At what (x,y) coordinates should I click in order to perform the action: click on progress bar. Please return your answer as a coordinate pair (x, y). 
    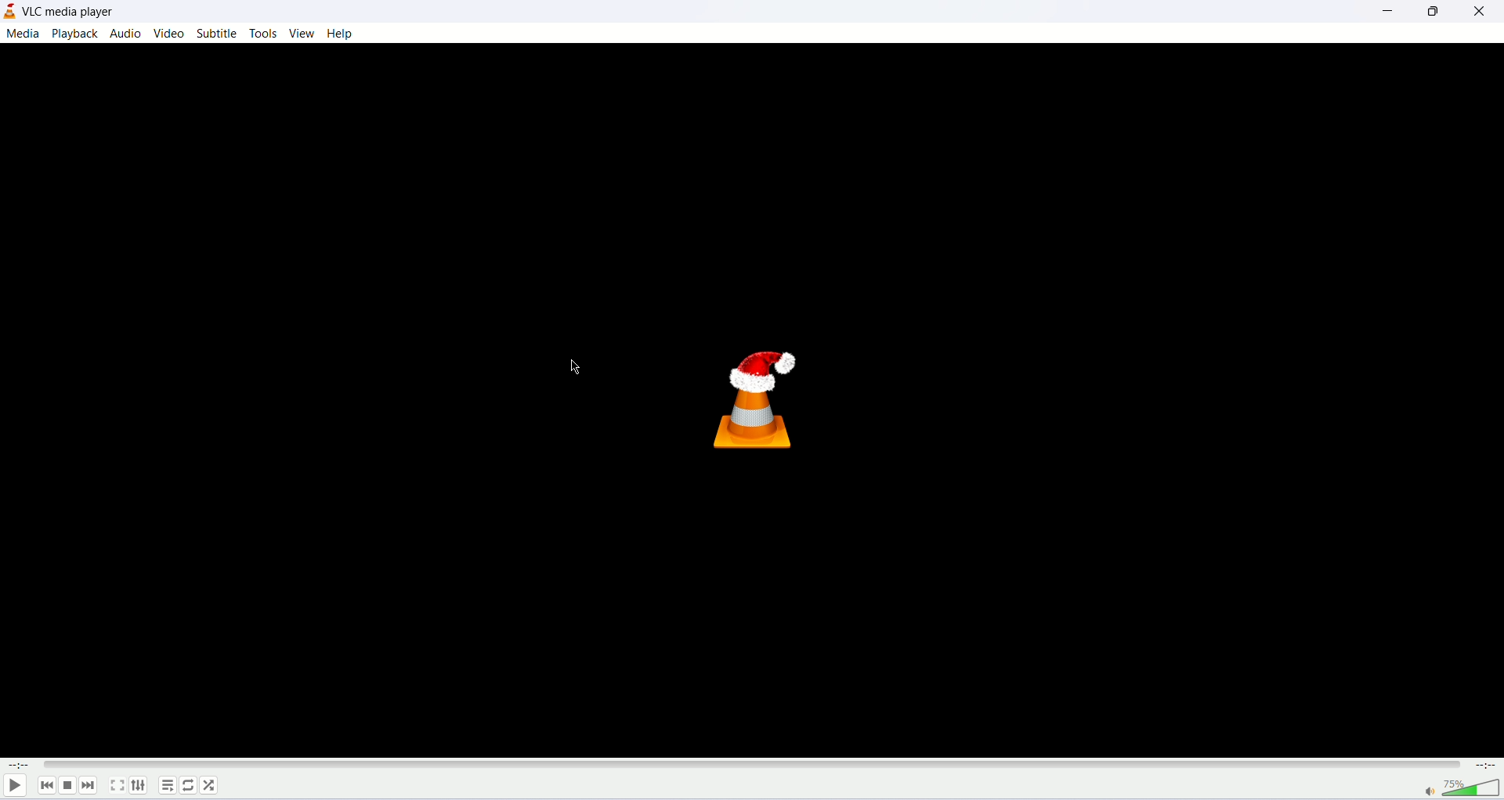
    Looking at the image, I should click on (750, 761).